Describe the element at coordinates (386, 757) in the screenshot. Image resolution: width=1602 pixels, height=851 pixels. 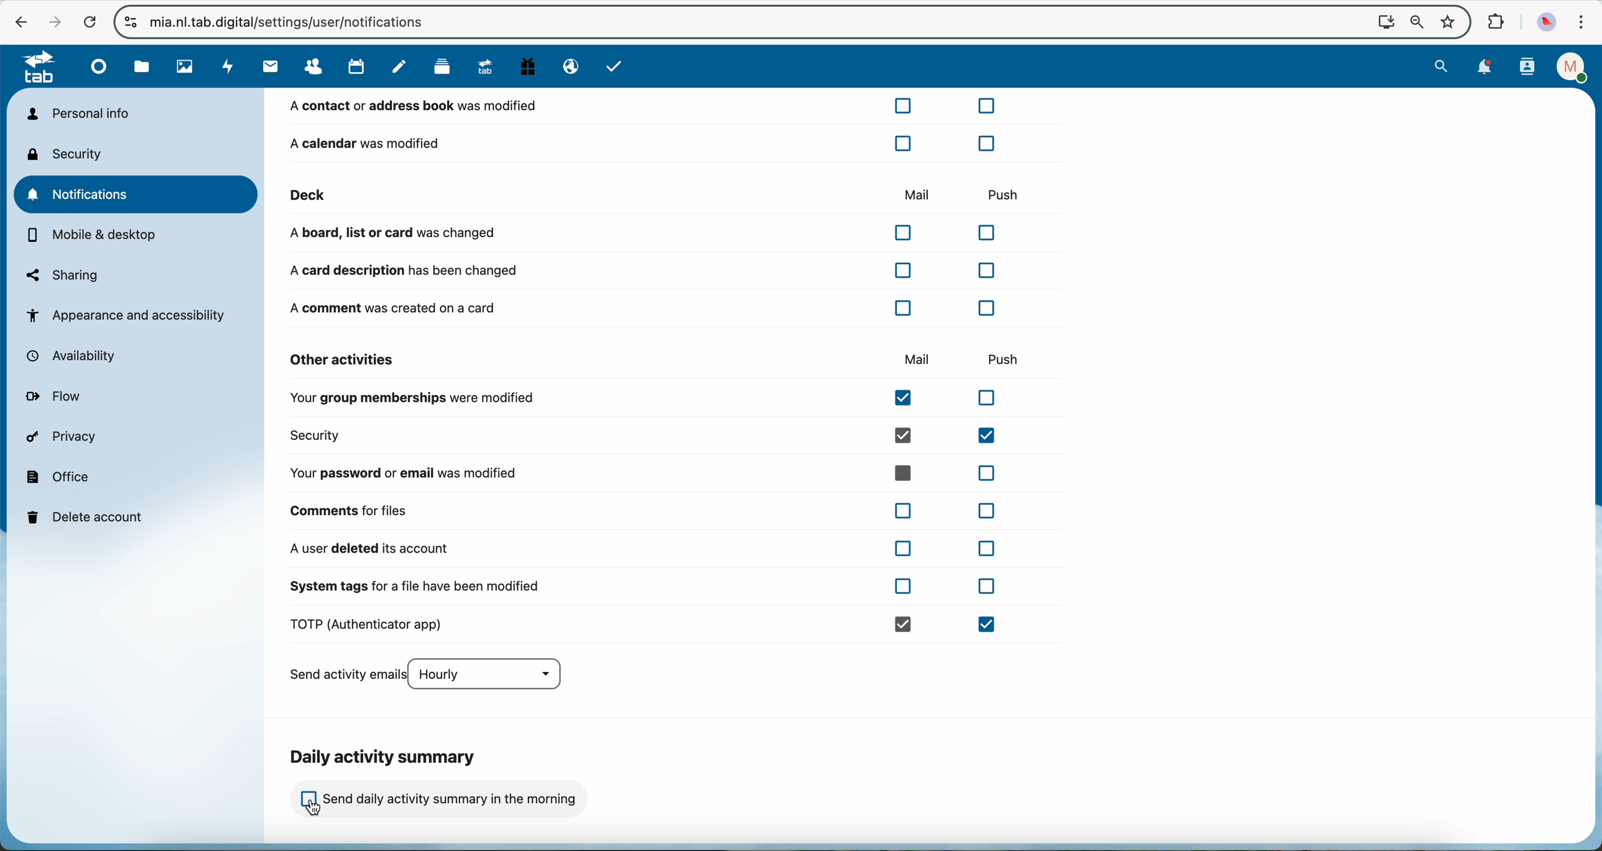
I see `daily activity summary` at that location.